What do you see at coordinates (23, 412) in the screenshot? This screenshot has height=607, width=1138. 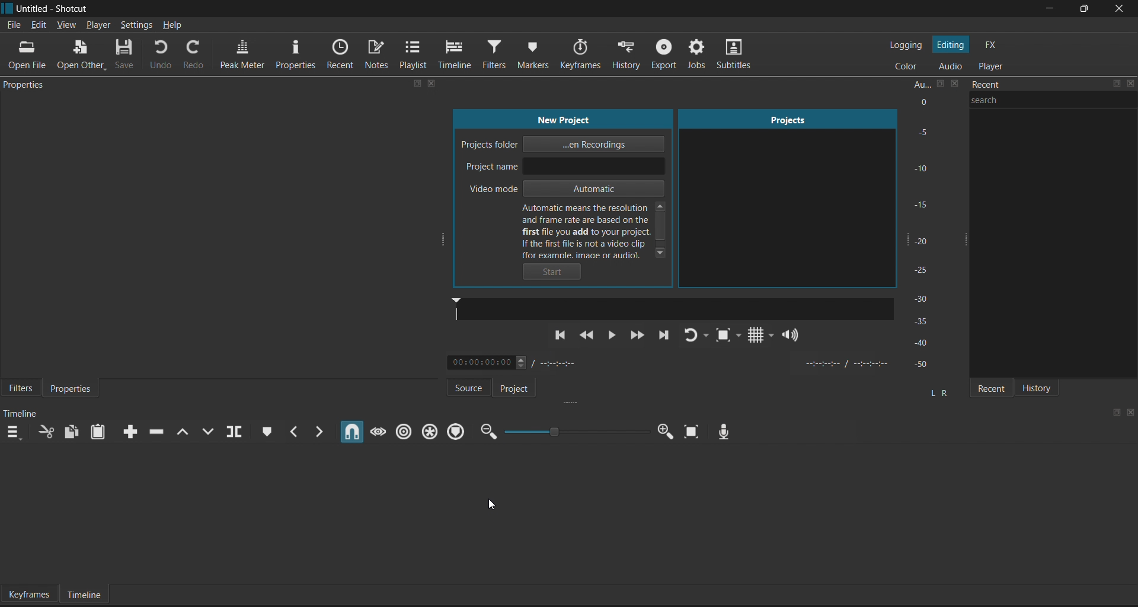 I see `timeline` at bounding box center [23, 412].